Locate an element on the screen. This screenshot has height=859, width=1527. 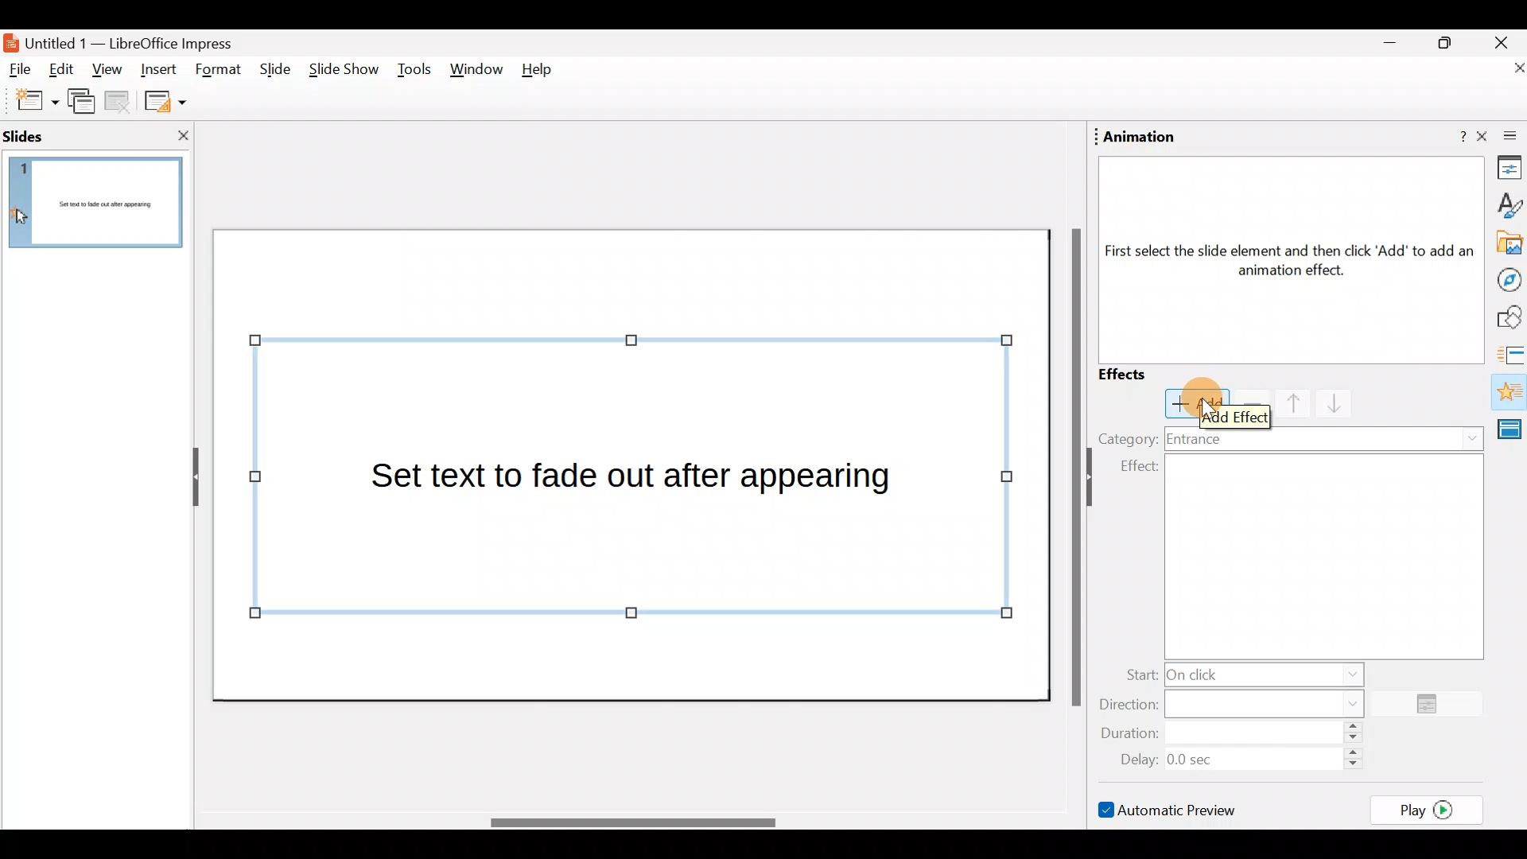
Animation is located at coordinates (1508, 394).